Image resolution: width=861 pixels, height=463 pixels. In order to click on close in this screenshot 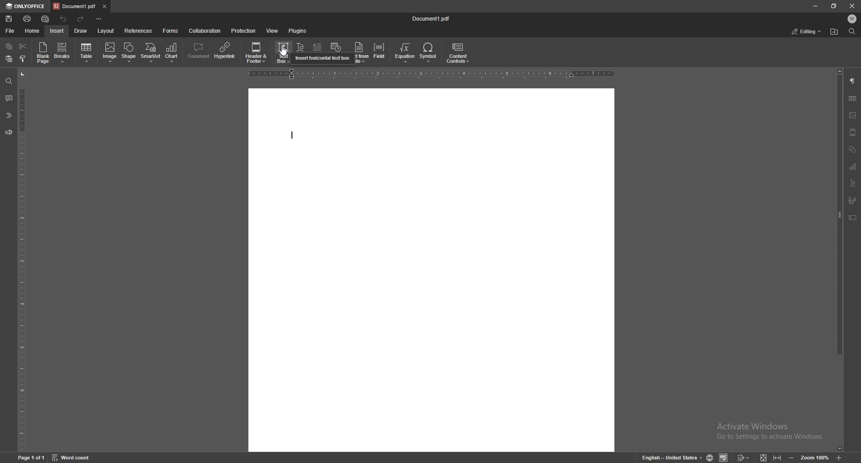, I will do `click(852, 7)`.